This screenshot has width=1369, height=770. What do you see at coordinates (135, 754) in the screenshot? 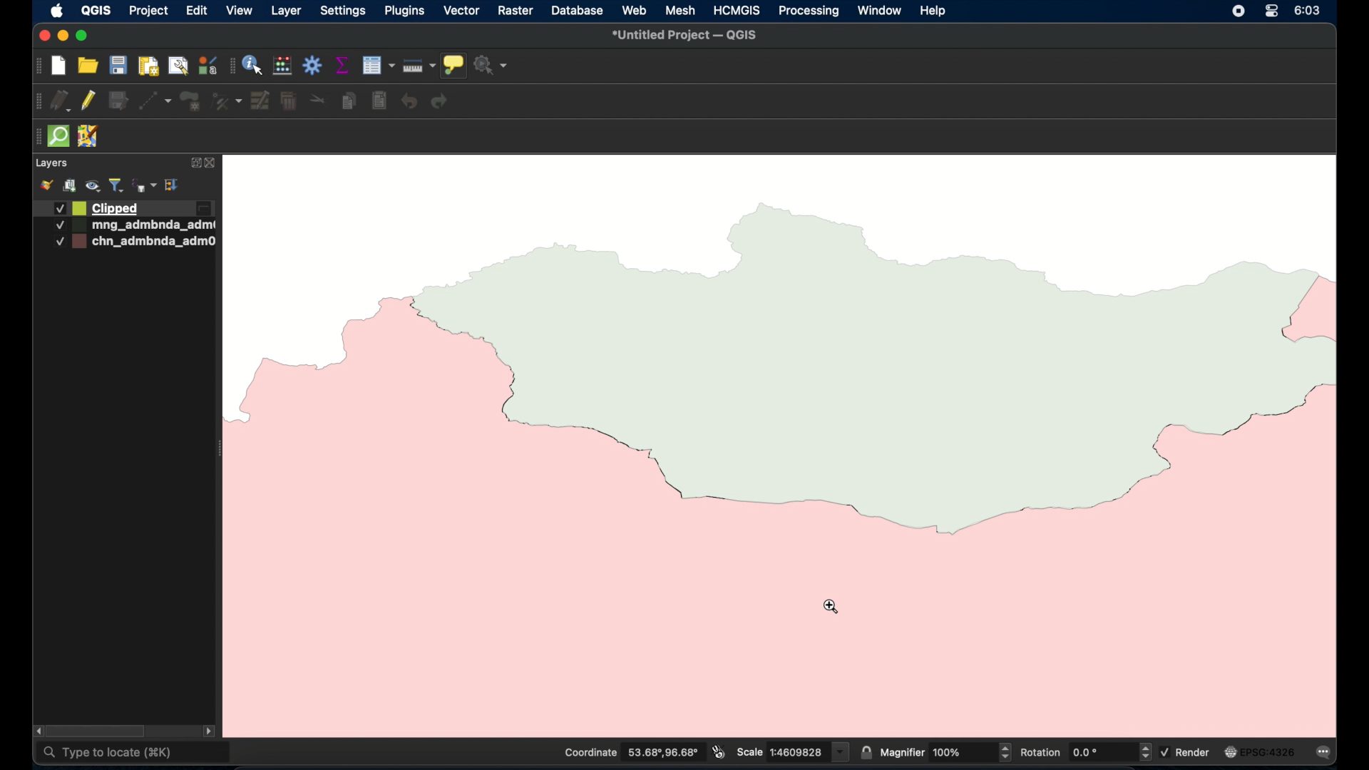
I see `type to locate` at bounding box center [135, 754].